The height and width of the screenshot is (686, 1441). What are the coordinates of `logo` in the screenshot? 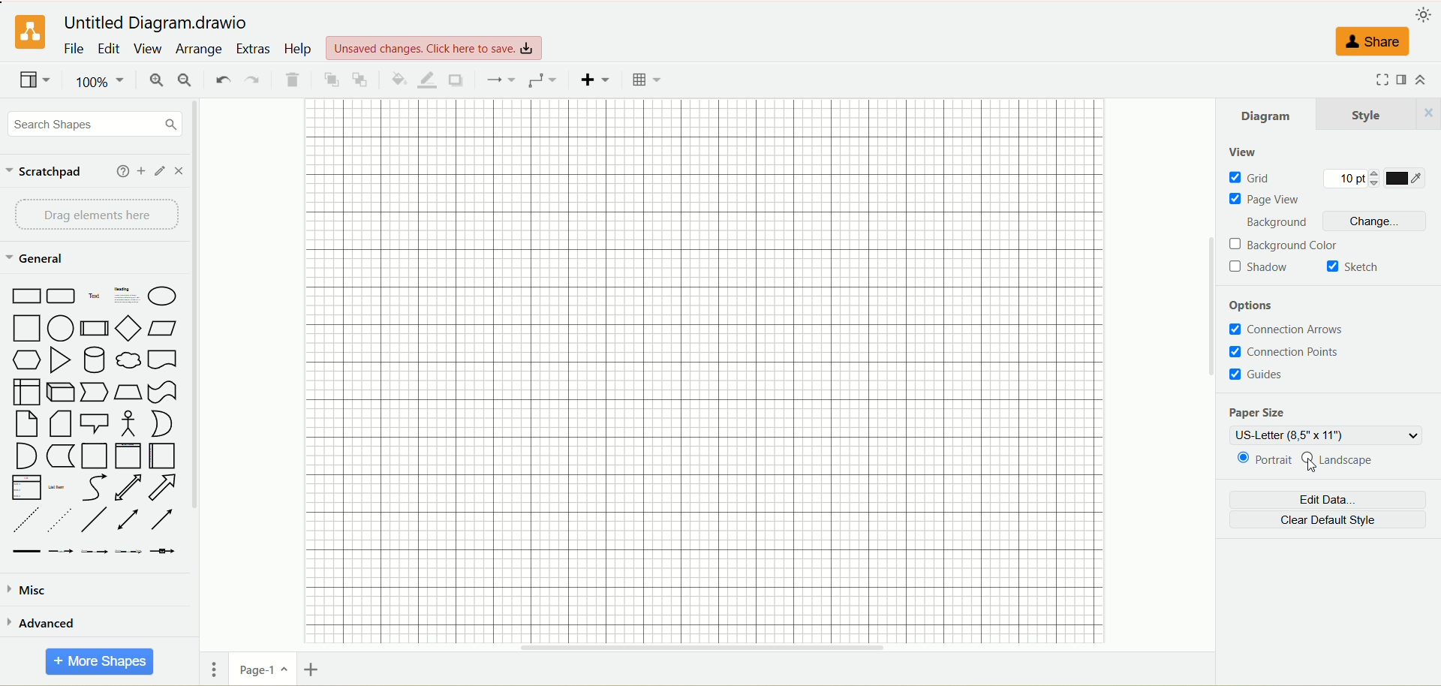 It's located at (29, 32).